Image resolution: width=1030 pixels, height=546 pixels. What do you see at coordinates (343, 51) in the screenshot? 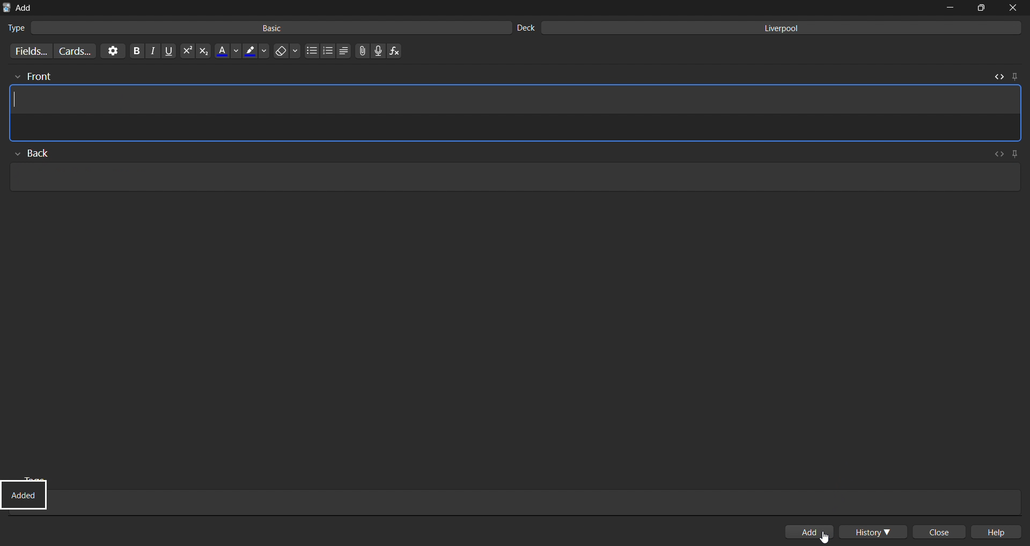
I see `line spacing` at bounding box center [343, 51].